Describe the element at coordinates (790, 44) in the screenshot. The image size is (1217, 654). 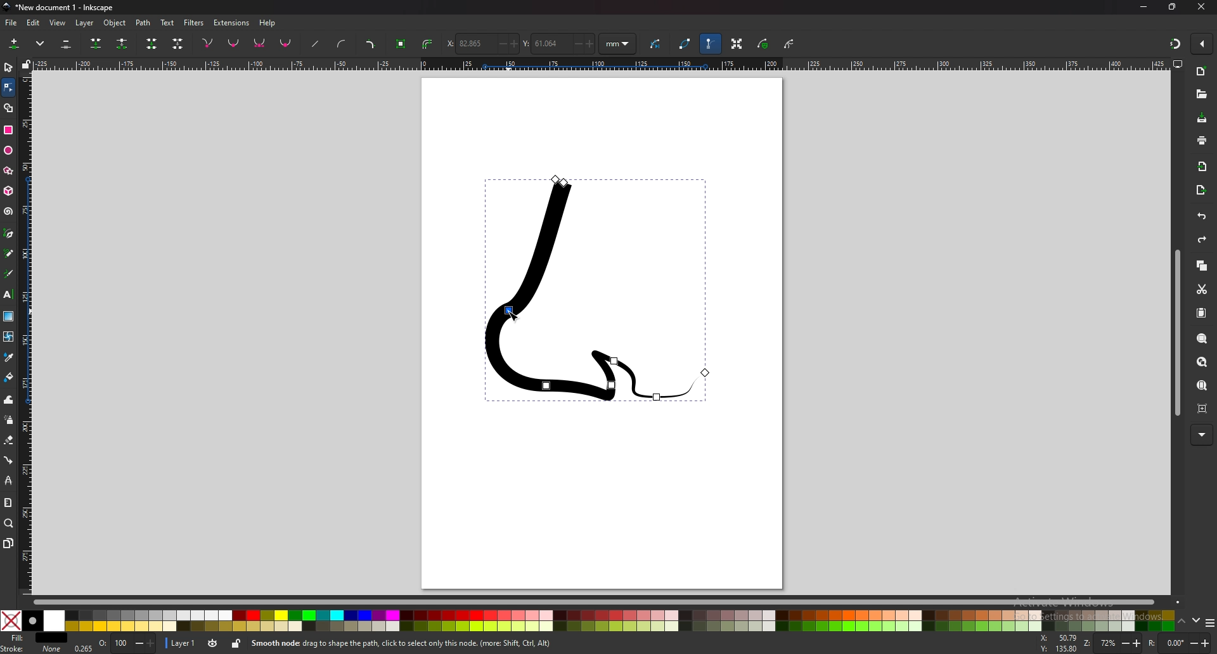
I see `show clipping path` at that location.